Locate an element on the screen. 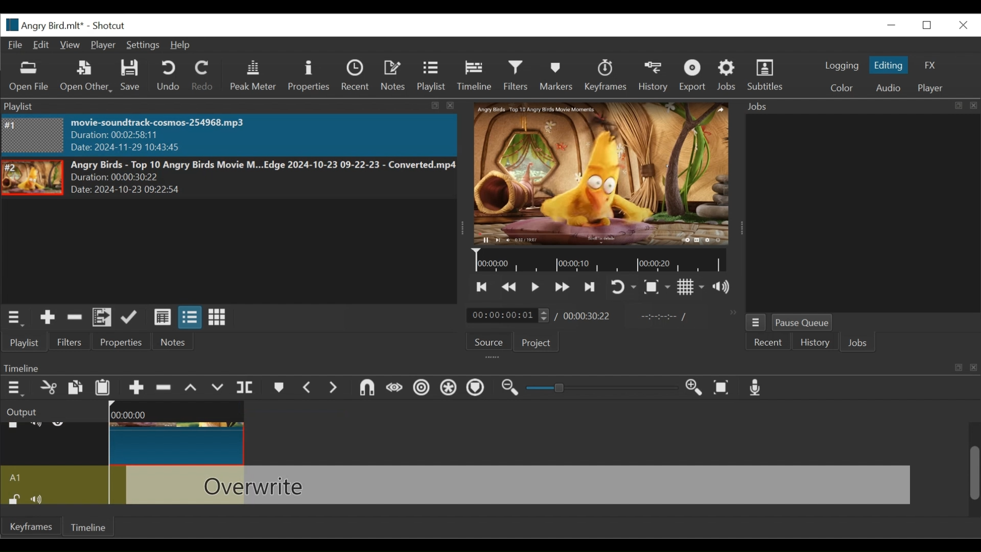 The width and height of the screenshot is (981, 552). Skip to the next point is located at coordinates (483, 287).